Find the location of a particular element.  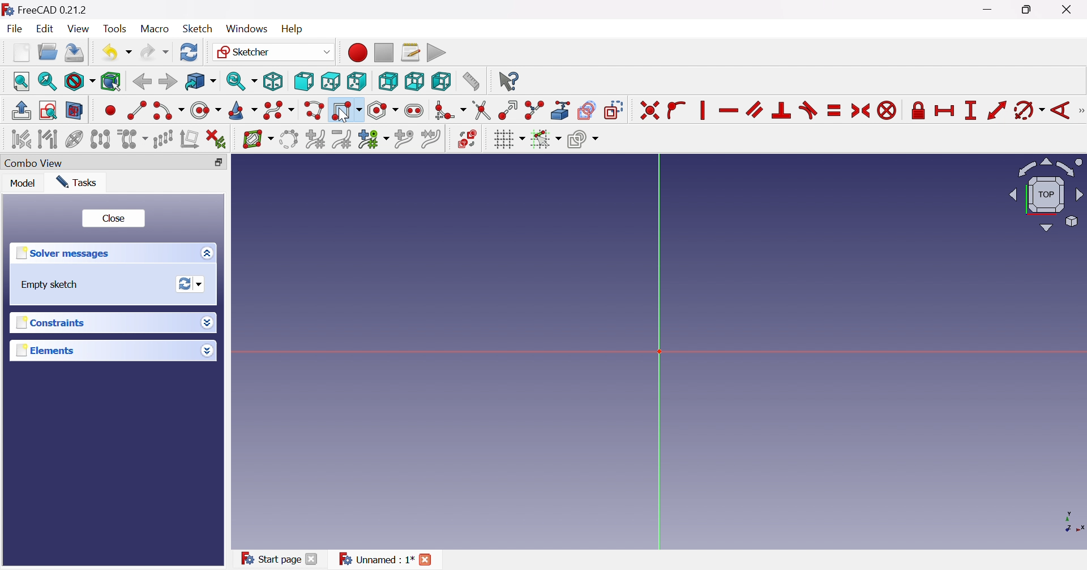

Macro recording... is located at coordinates (356, 52).